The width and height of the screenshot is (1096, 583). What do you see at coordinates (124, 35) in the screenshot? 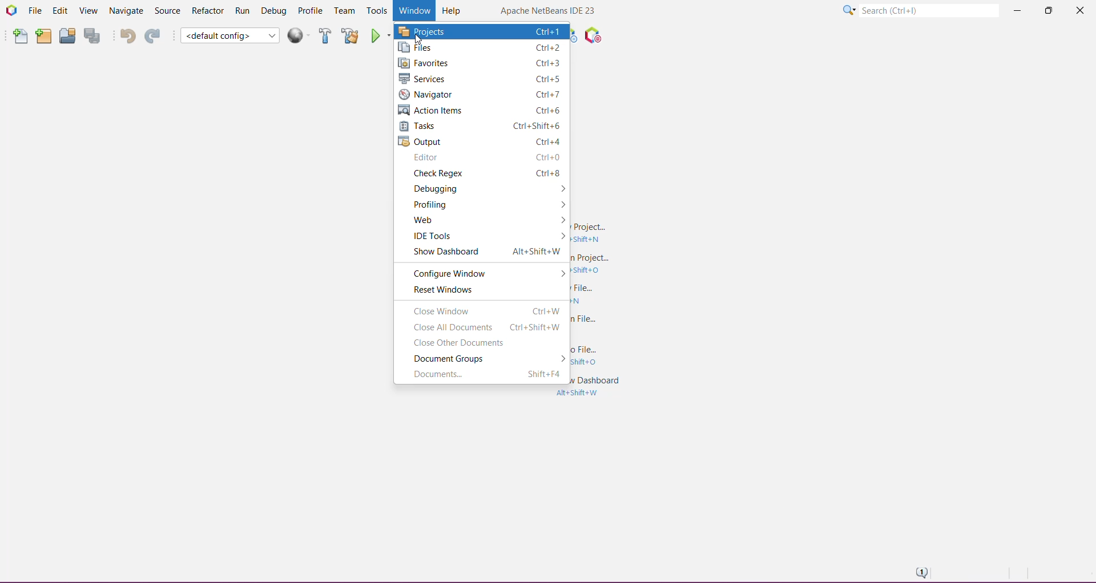
I see `Undo` at bounding box center [124, 35].